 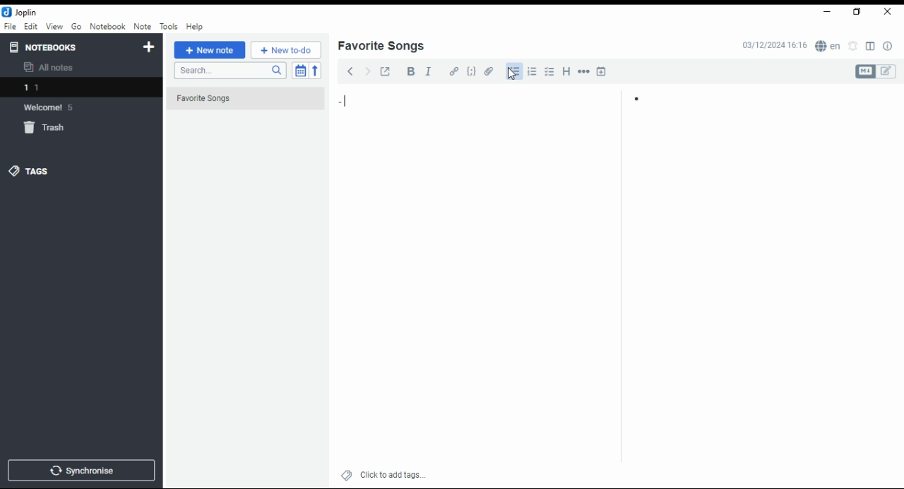 What do you see at coordinates (54, 27) in the screenshot?
I see `view` at bounding box center [54, 27].